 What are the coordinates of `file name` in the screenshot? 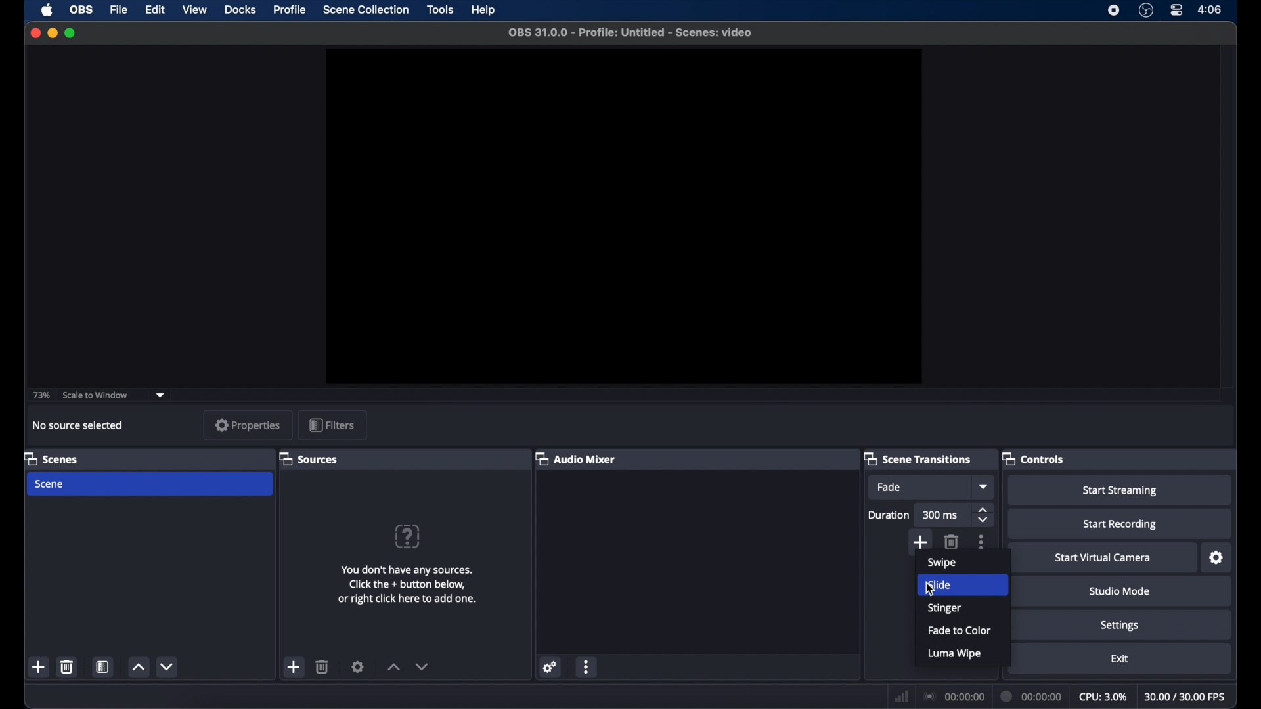 It's located at (630, 33).